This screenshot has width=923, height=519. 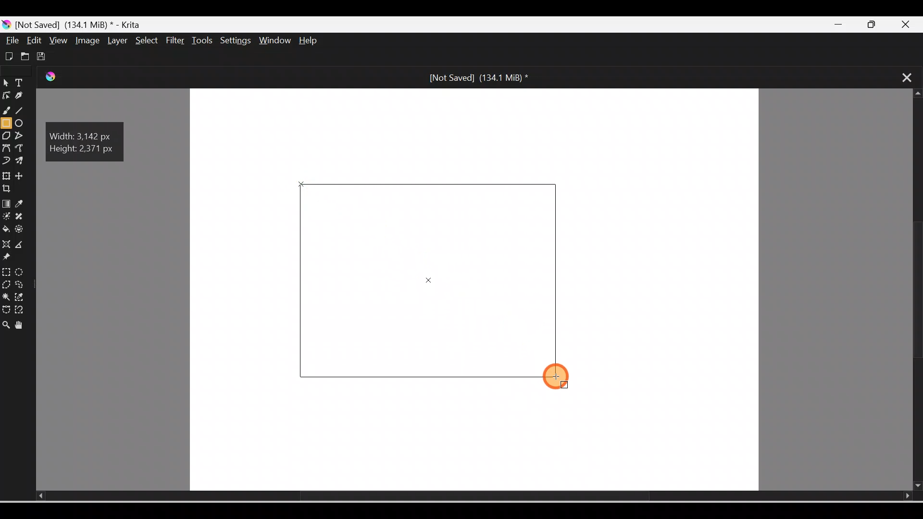 What do you see at coordinates (175, 41) in the screenshot?
I see `Filter` at bounding box center [175, 41].